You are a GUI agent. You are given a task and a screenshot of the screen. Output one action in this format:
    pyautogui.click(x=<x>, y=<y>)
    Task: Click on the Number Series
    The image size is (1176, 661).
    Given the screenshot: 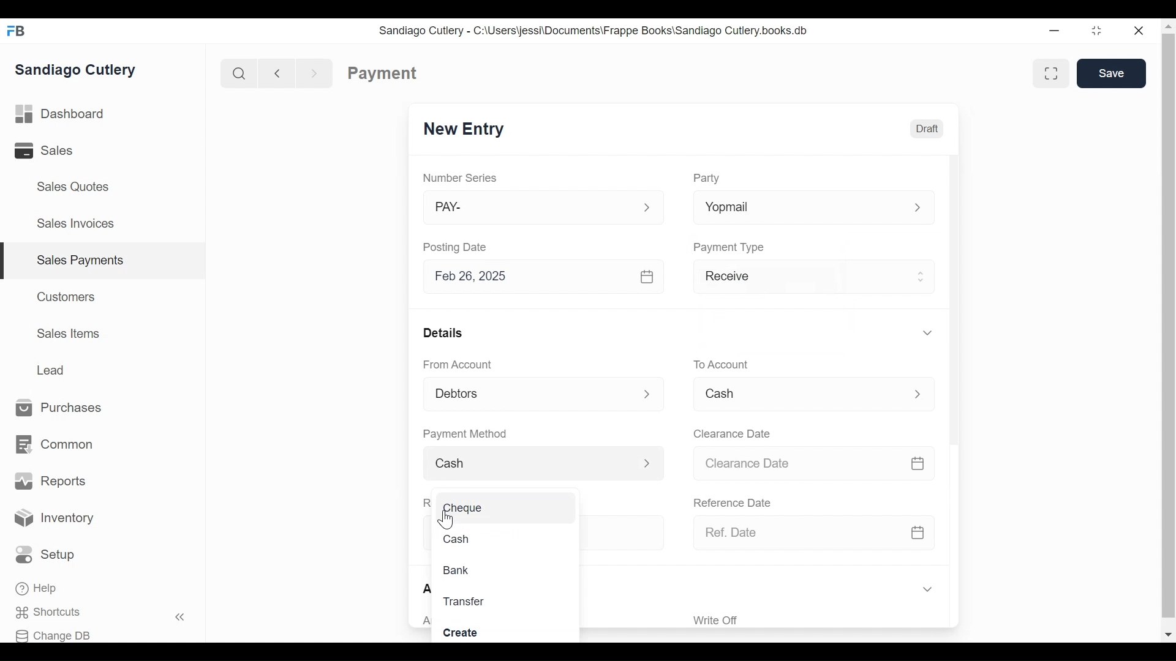 What is the action you would take?
    pyautogui.click(x=469, y=178)
    